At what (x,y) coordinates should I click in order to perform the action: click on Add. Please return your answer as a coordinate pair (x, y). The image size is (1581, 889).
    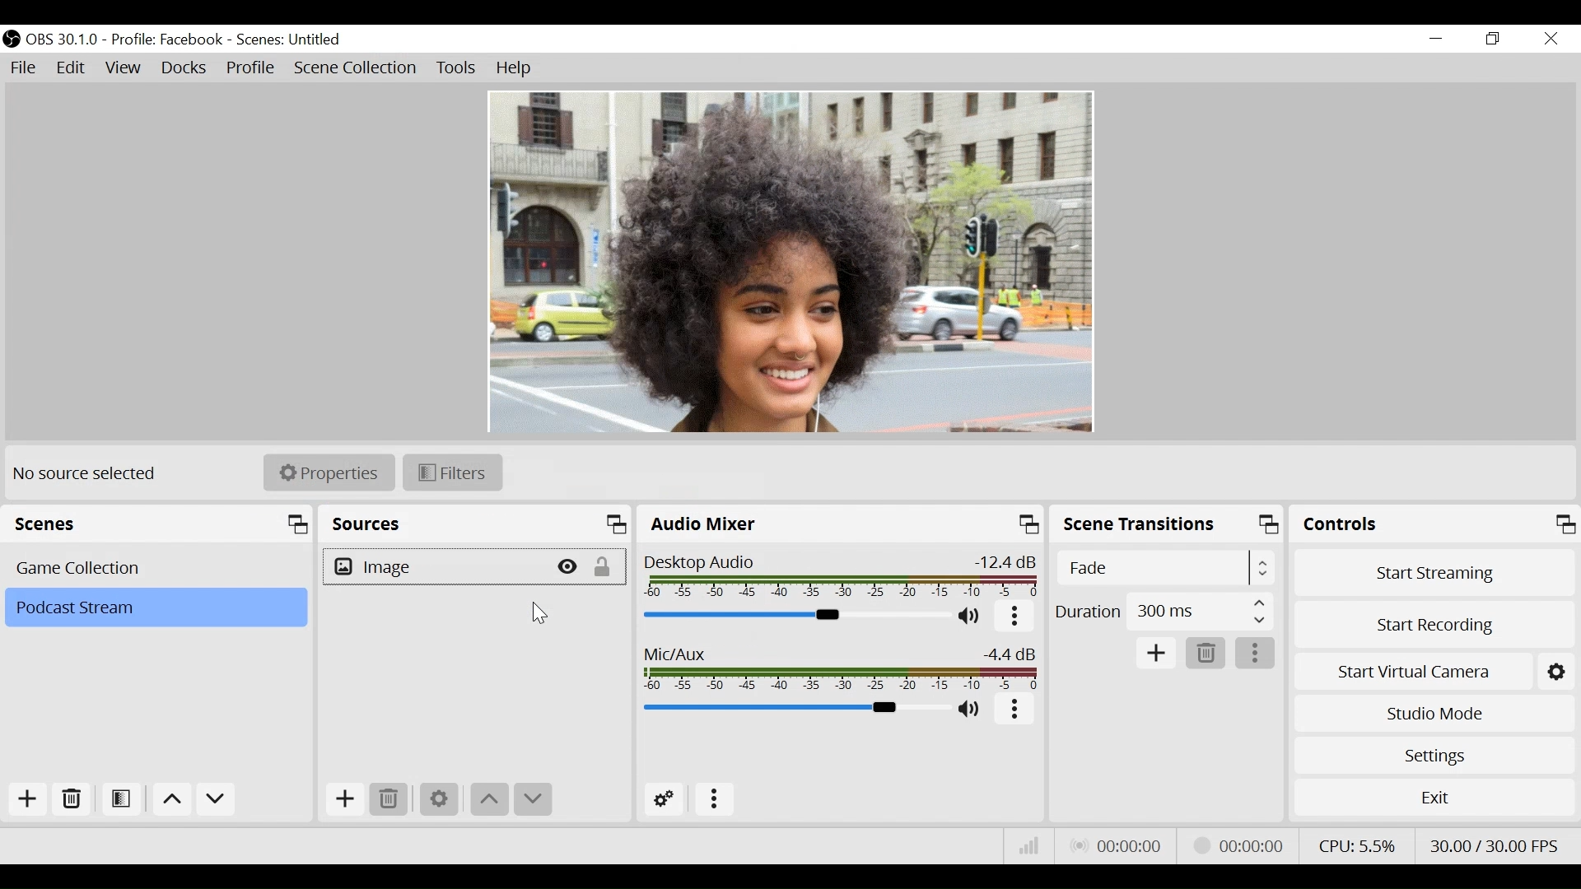
    Looking at the image, I should click on (344, 800).